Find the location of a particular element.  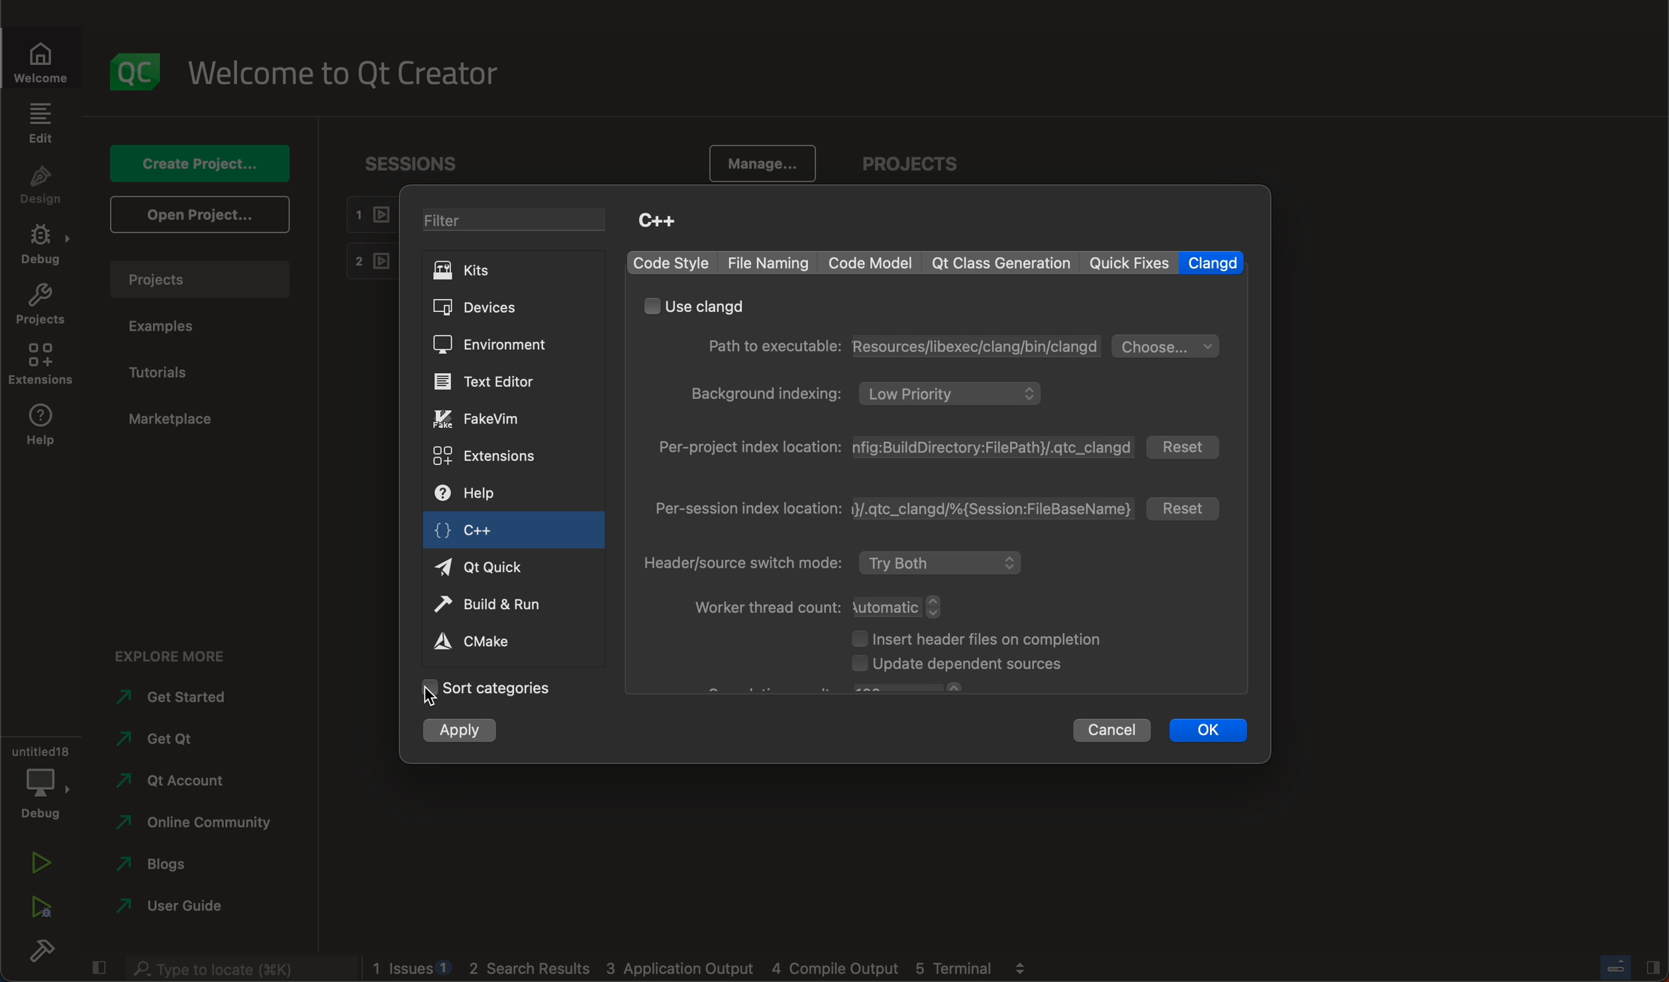

get Qt is located at coordinates (163, 740).